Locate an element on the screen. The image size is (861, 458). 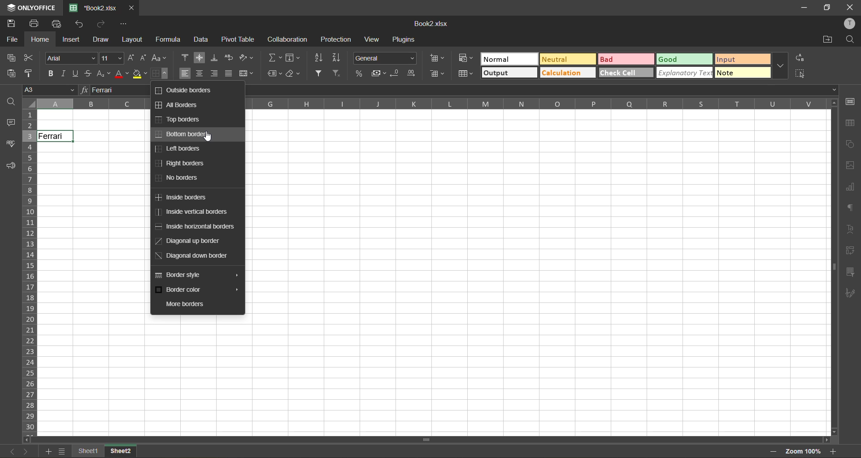
select all is located at coordinates (799, 74).